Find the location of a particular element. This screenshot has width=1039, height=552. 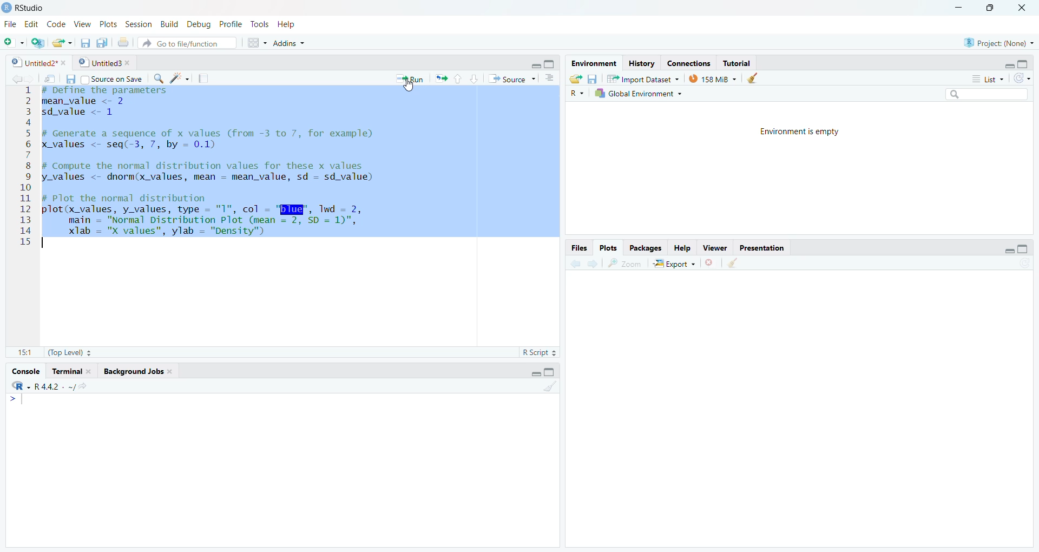

open file is located at coordinates (60, 42).